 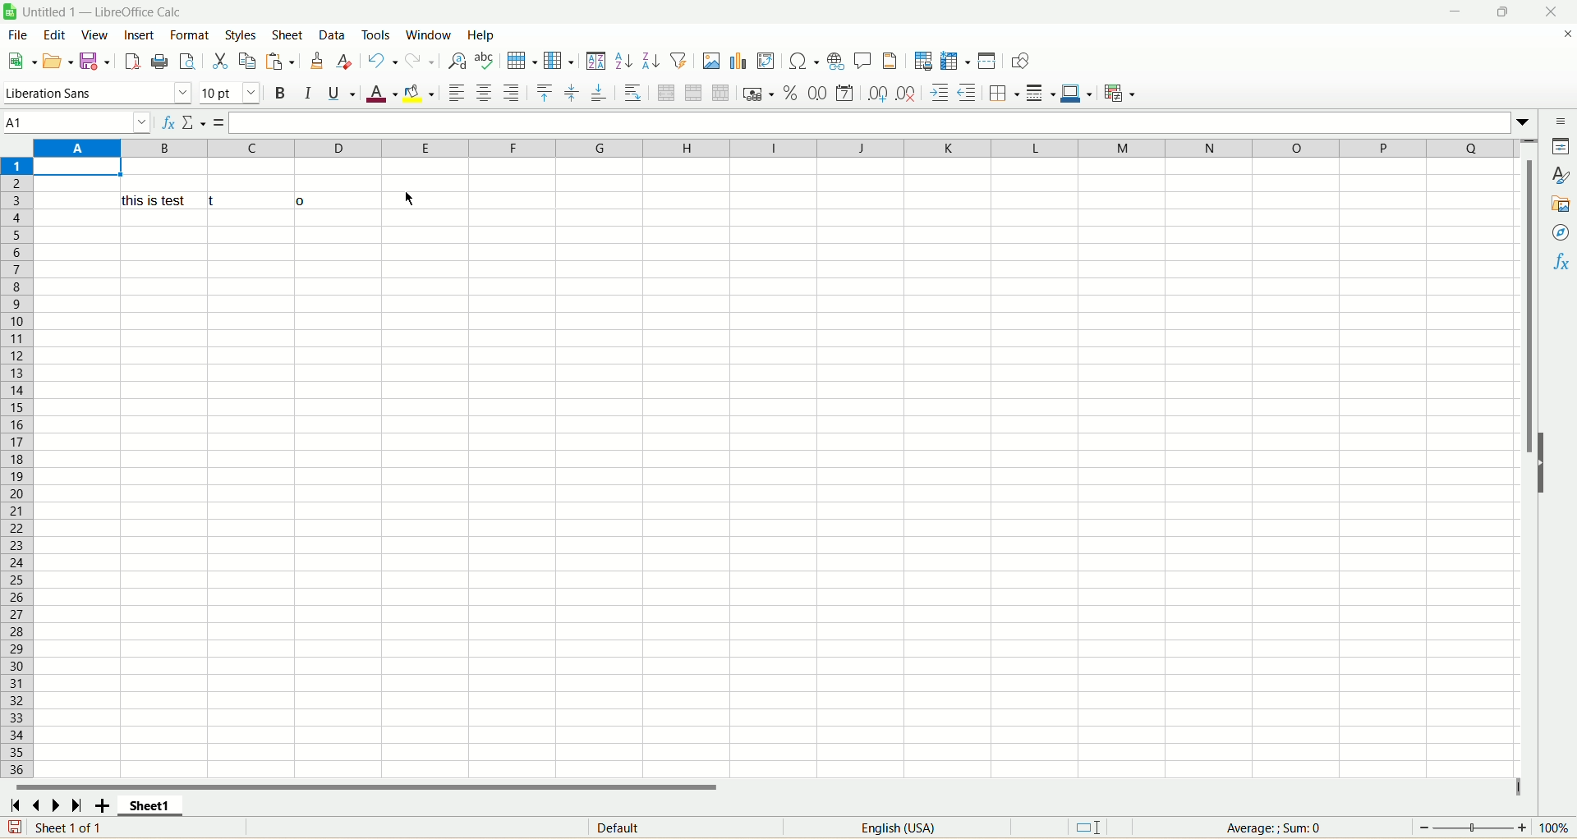 What do you see at coordinates (721, 93) in the screenshot?
I see `unmerge cells` at bounding box center [721, 93].